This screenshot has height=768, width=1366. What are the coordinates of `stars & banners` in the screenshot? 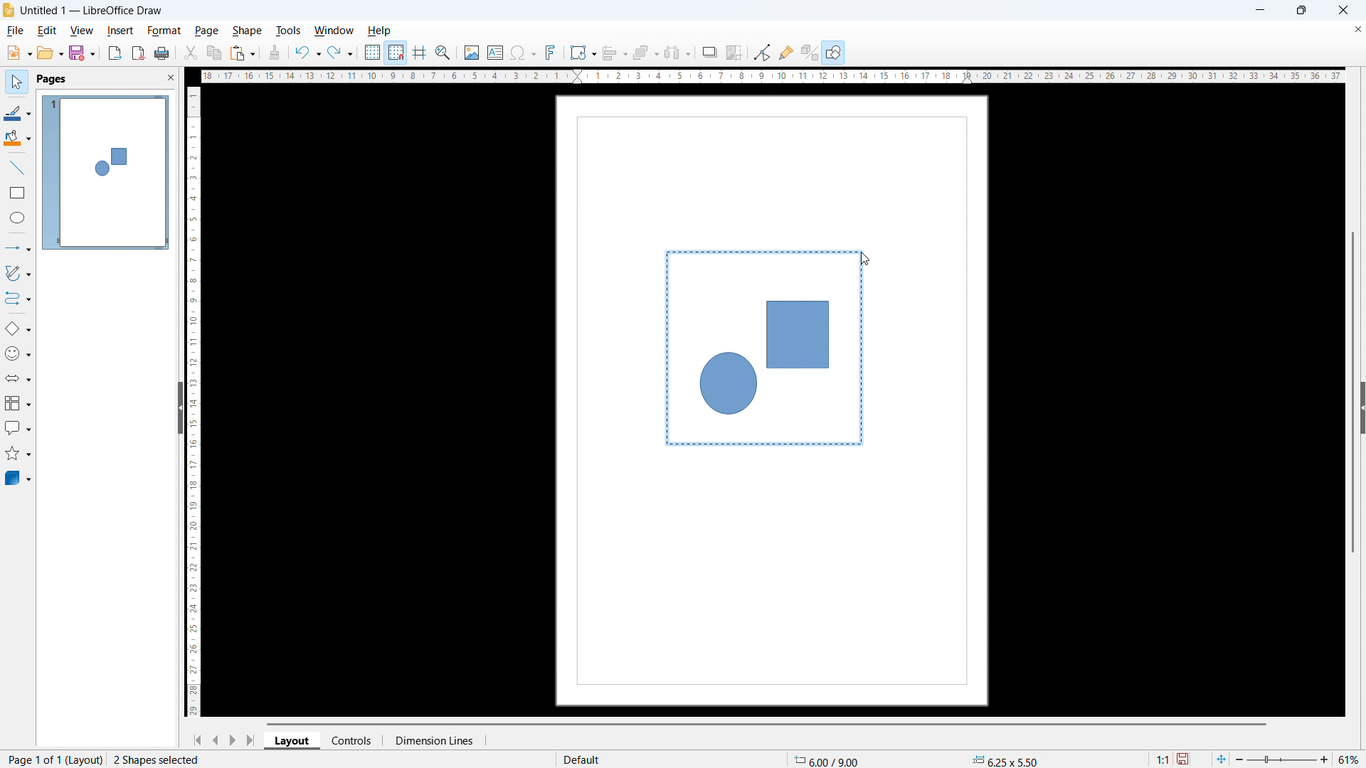 It's located at (18, 454).